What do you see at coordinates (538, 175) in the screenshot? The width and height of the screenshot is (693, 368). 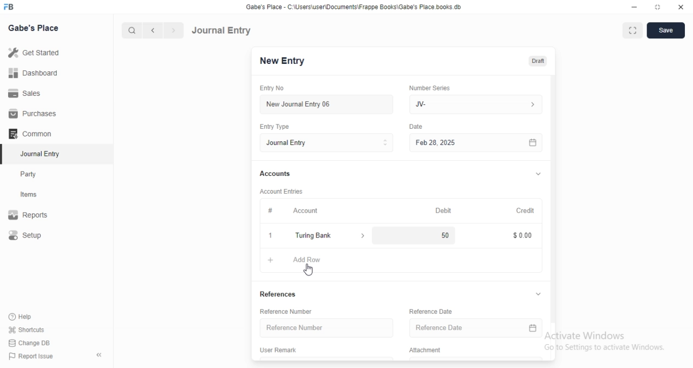 I see `collapse` at bounding box center [538, 175].